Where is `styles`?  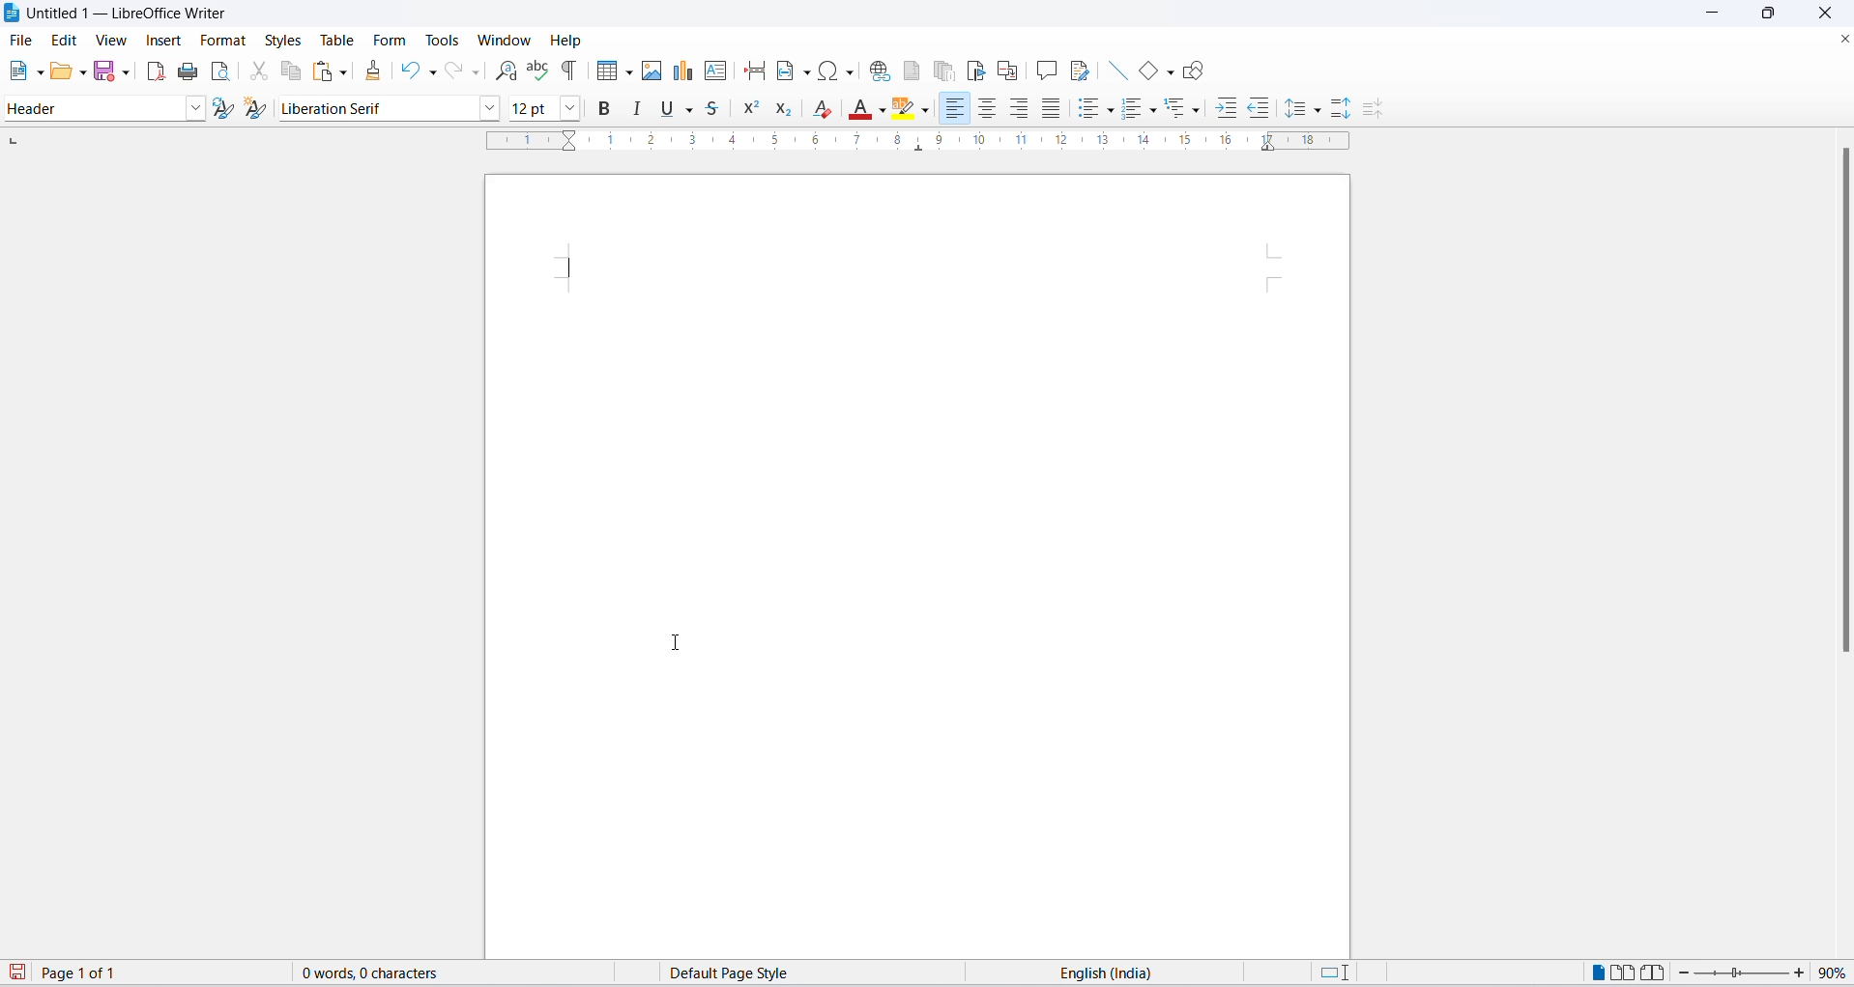 styles is located at coordinates (280, 38).